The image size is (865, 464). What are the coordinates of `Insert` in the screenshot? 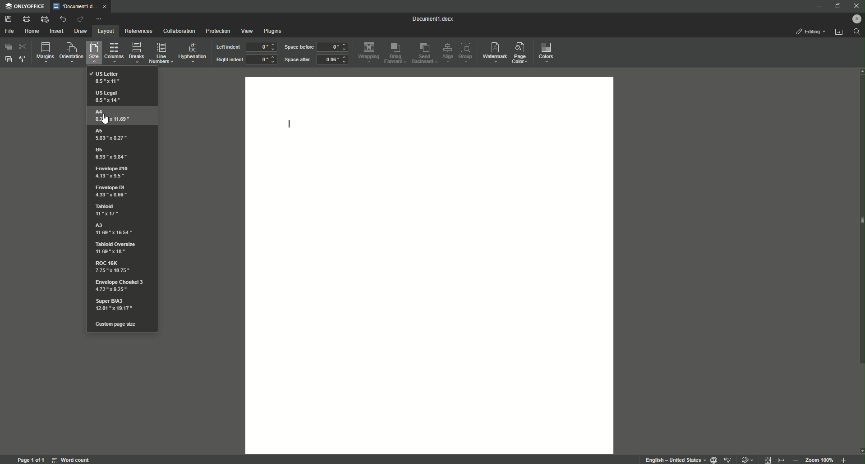 It's located at (57, 31).